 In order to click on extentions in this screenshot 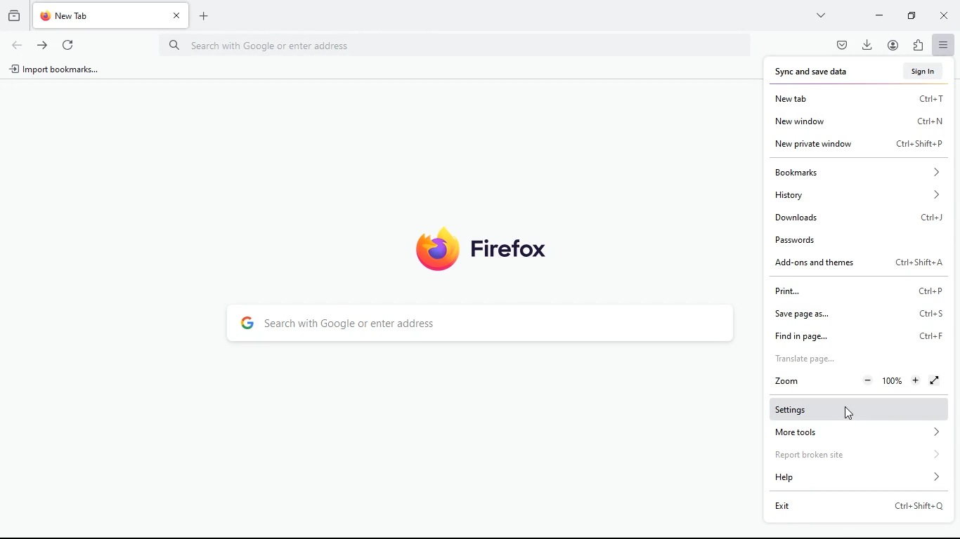, I will do `click(916, 46)`.